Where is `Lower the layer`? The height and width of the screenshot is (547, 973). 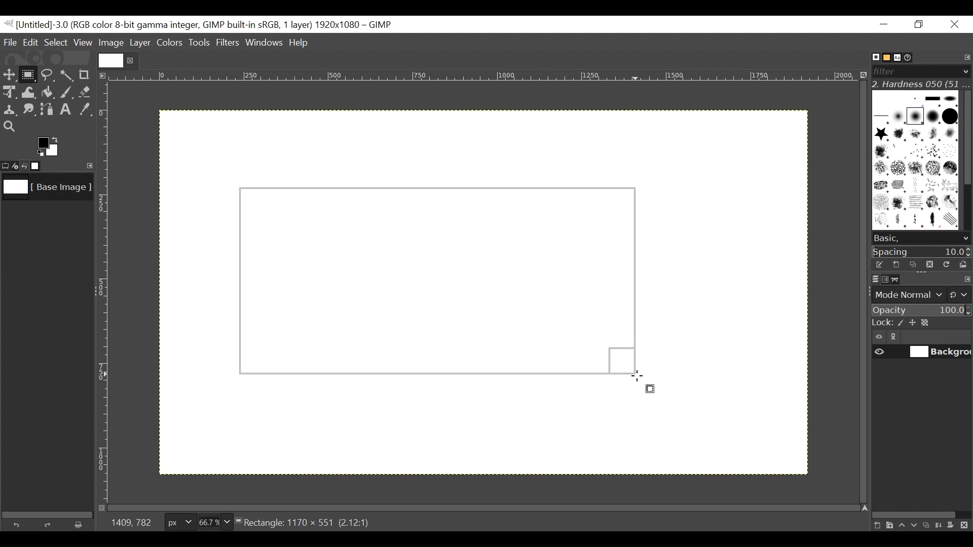 Lower the layer is located at coordinates (915, 524).